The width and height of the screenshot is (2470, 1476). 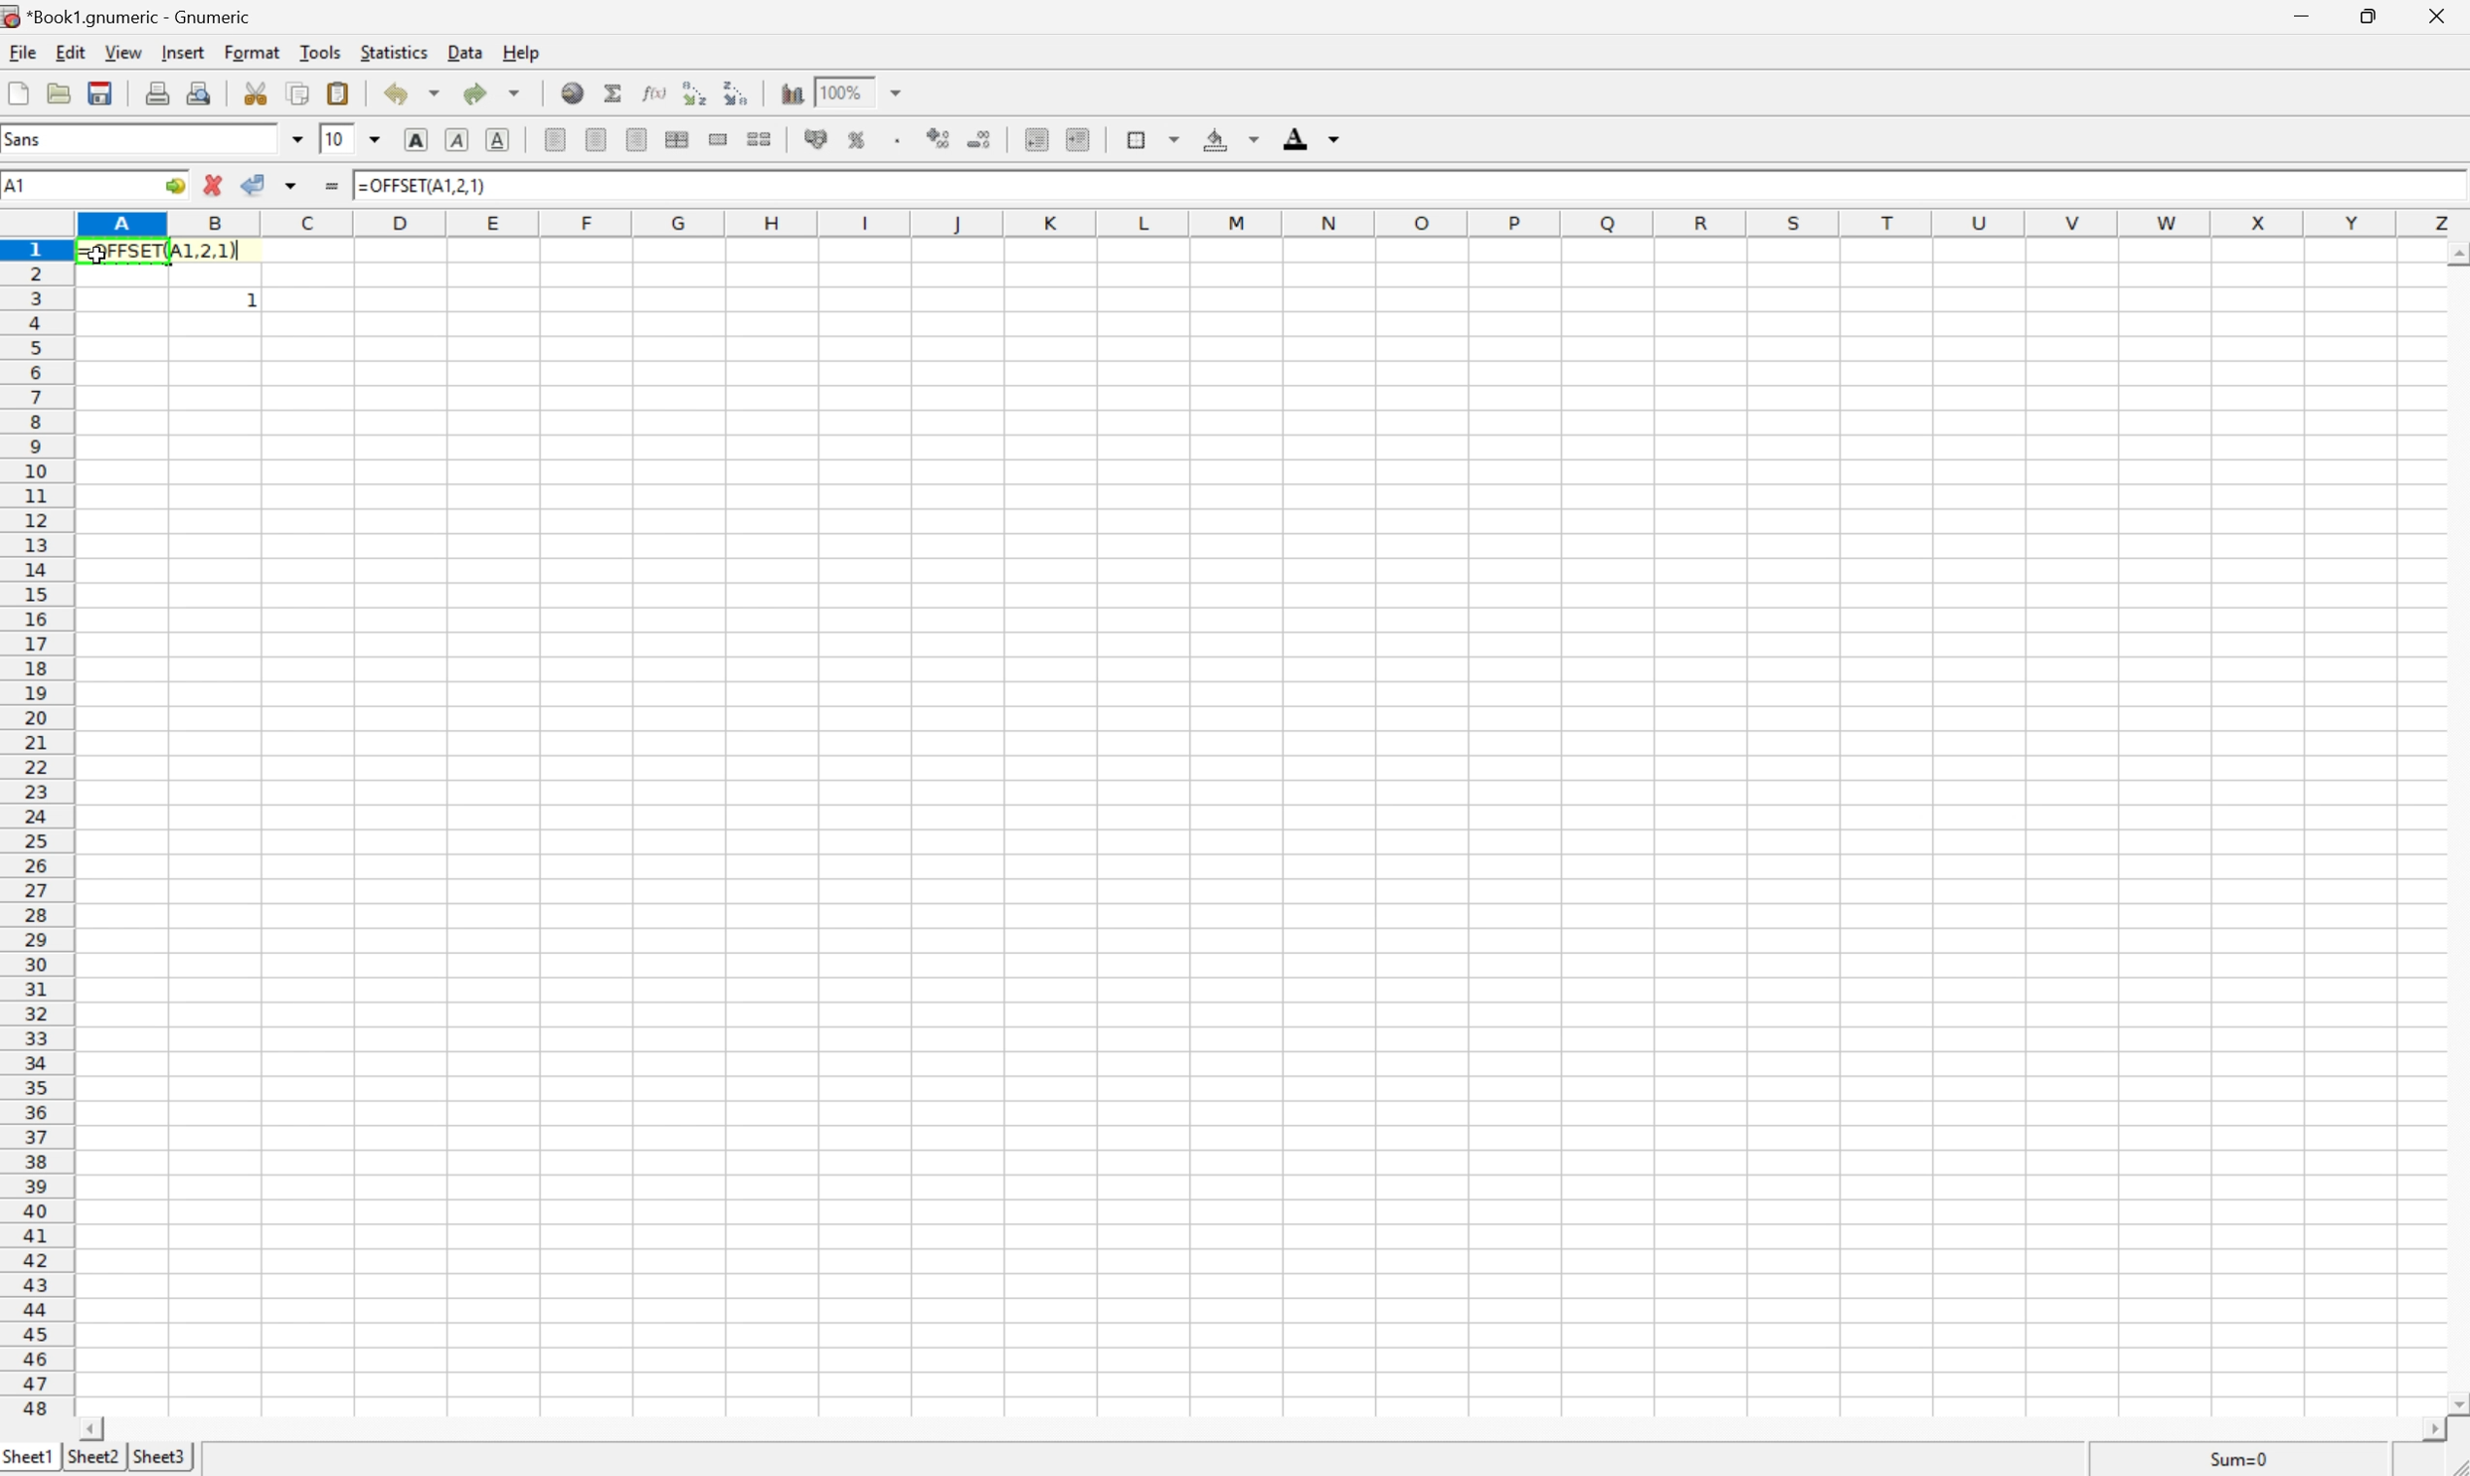 I want to click on scroll left, so click(x=94, y=1428).